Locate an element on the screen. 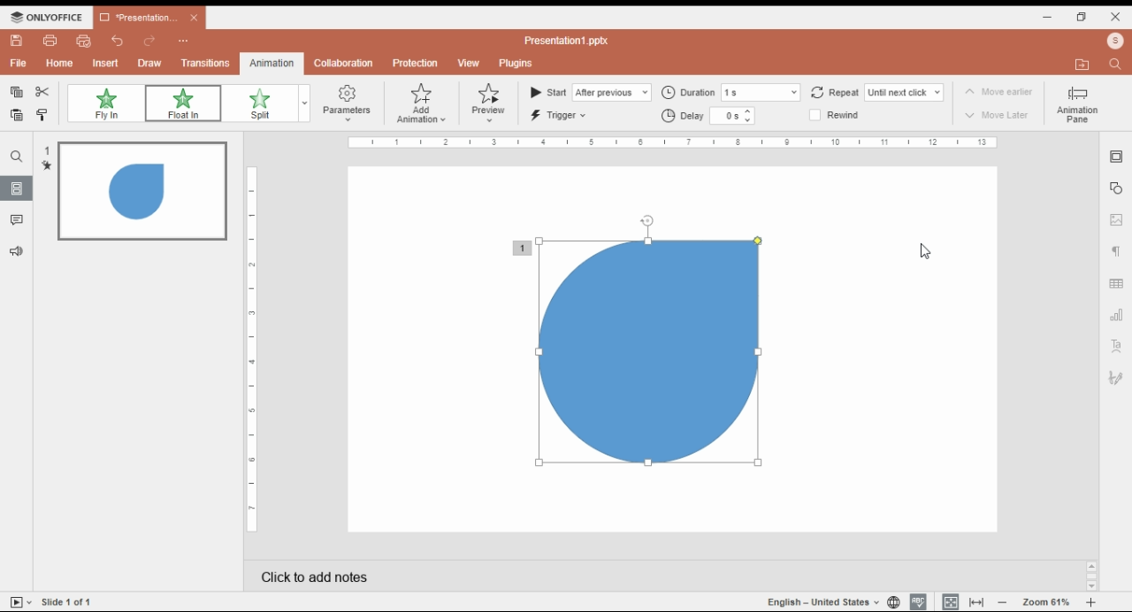  print file is located at coordinates (51, 41).